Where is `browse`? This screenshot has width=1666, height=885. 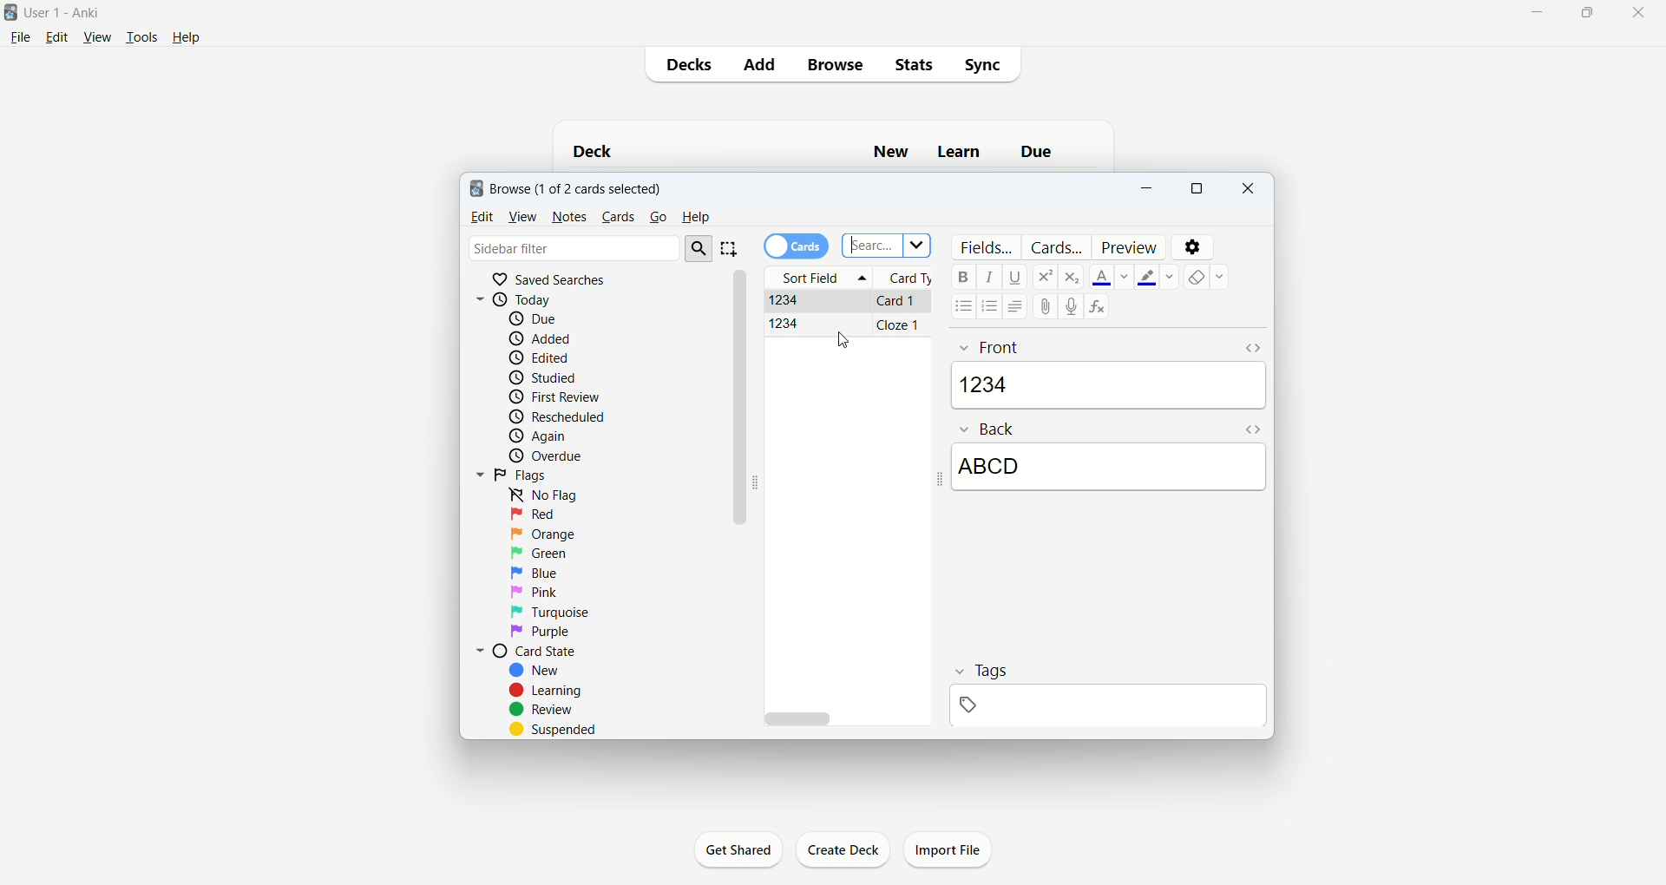
browse is located at coordinates (836, 64).